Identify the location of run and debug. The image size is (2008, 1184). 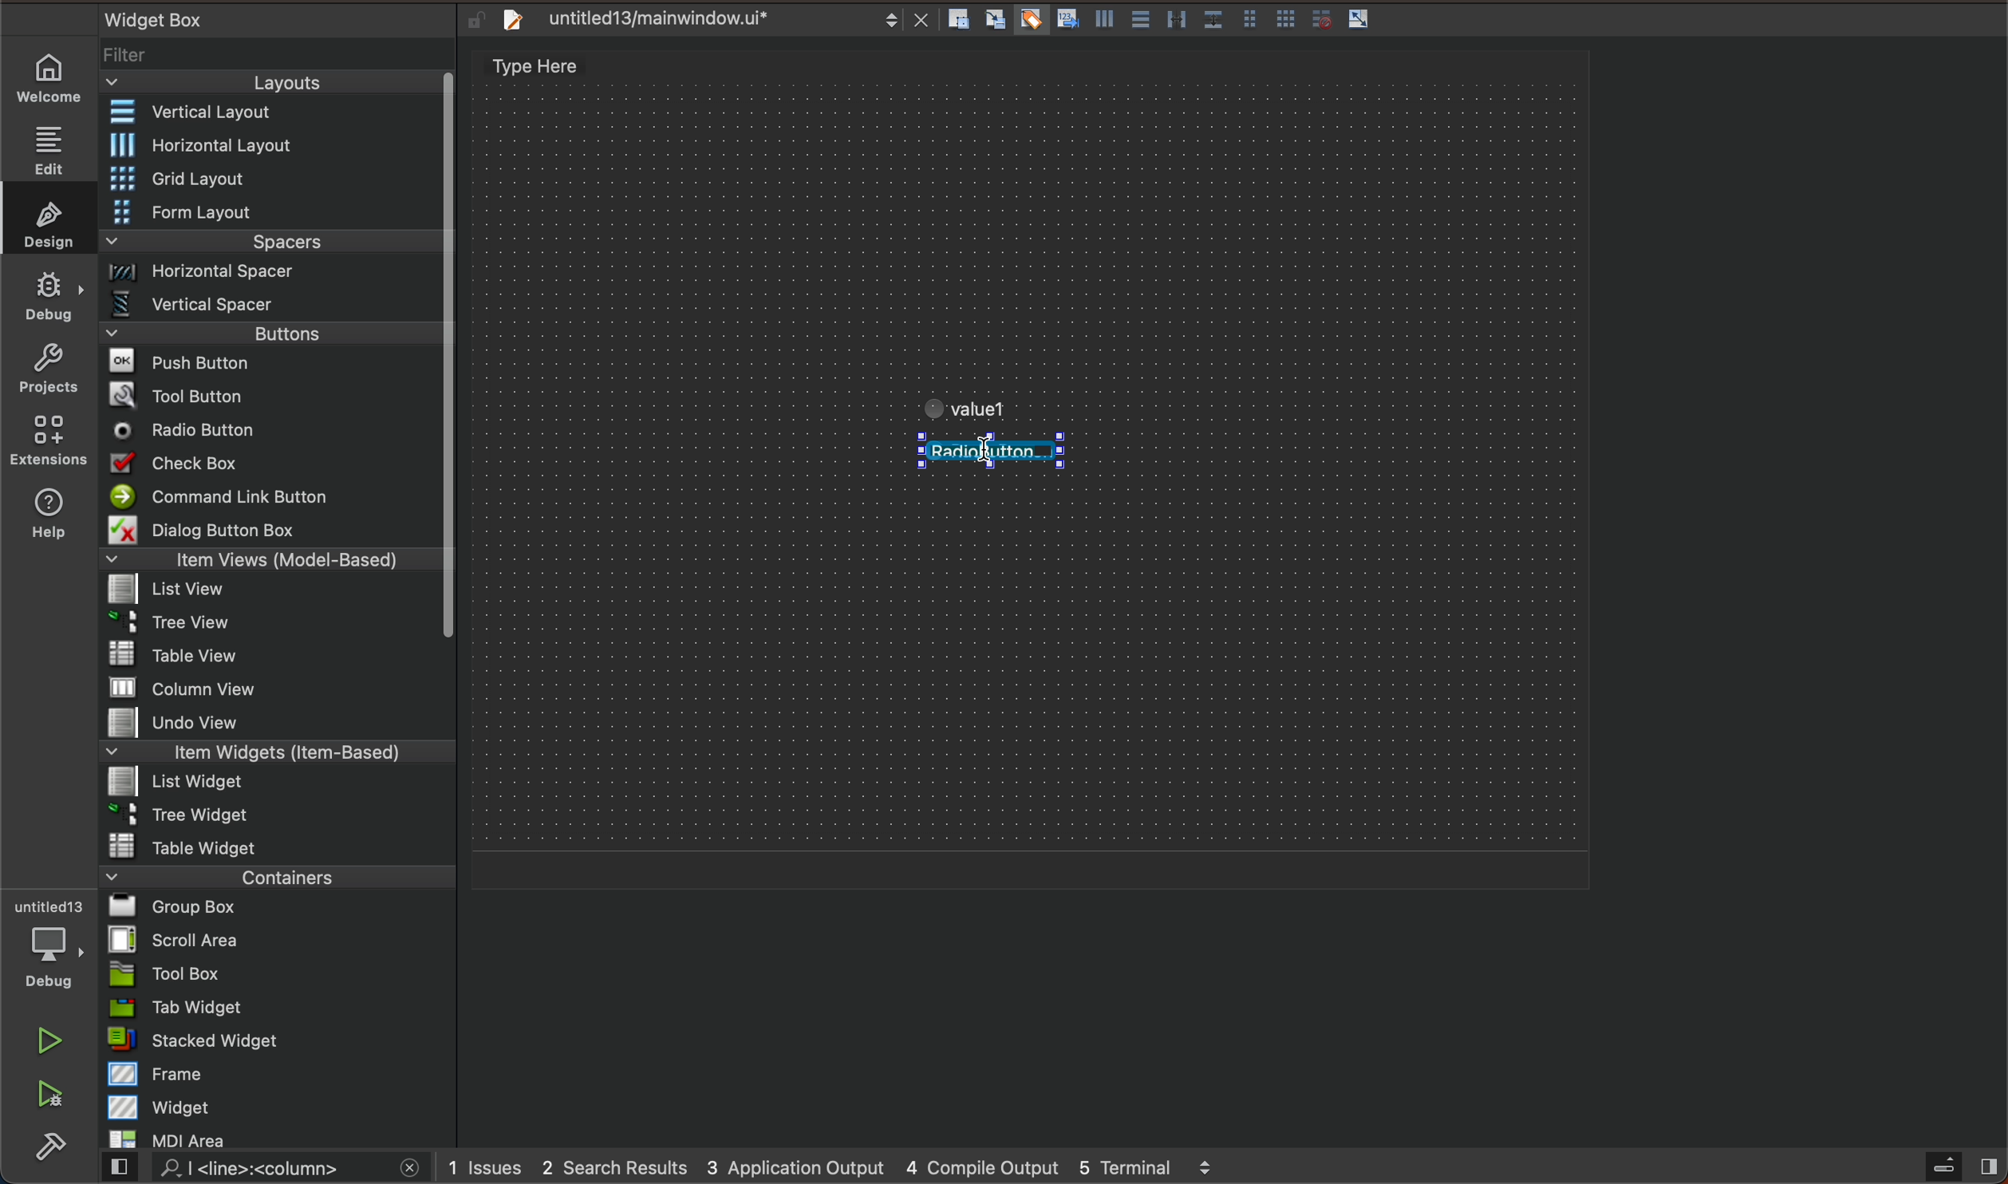
(52, 1097).